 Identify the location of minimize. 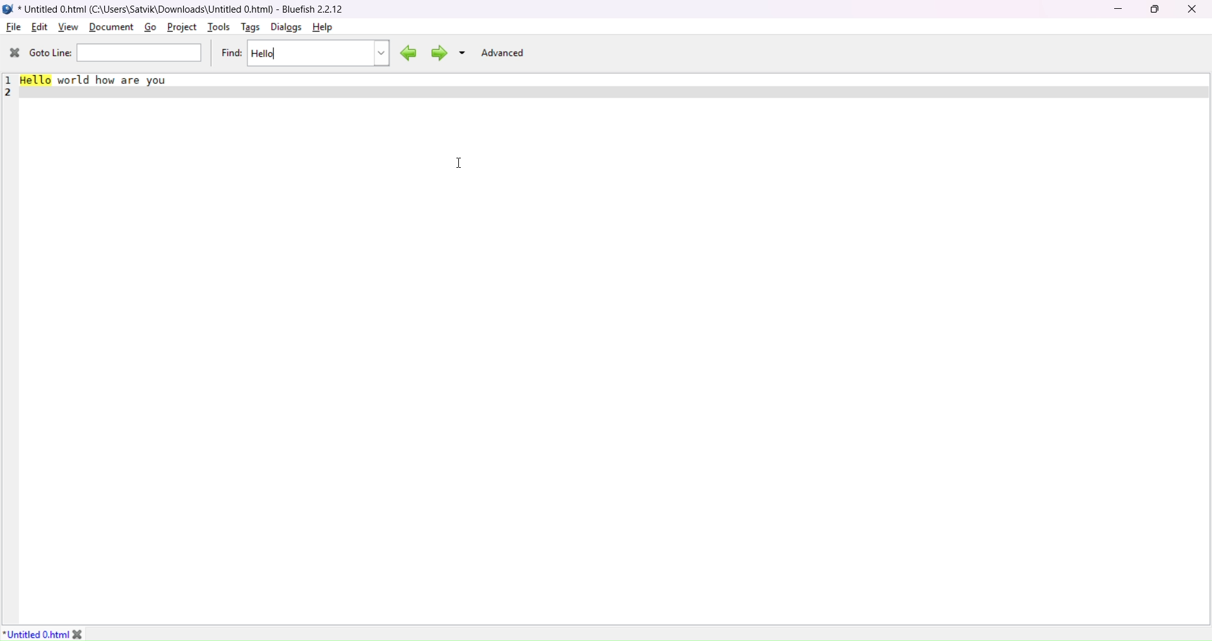
(1117, 9).